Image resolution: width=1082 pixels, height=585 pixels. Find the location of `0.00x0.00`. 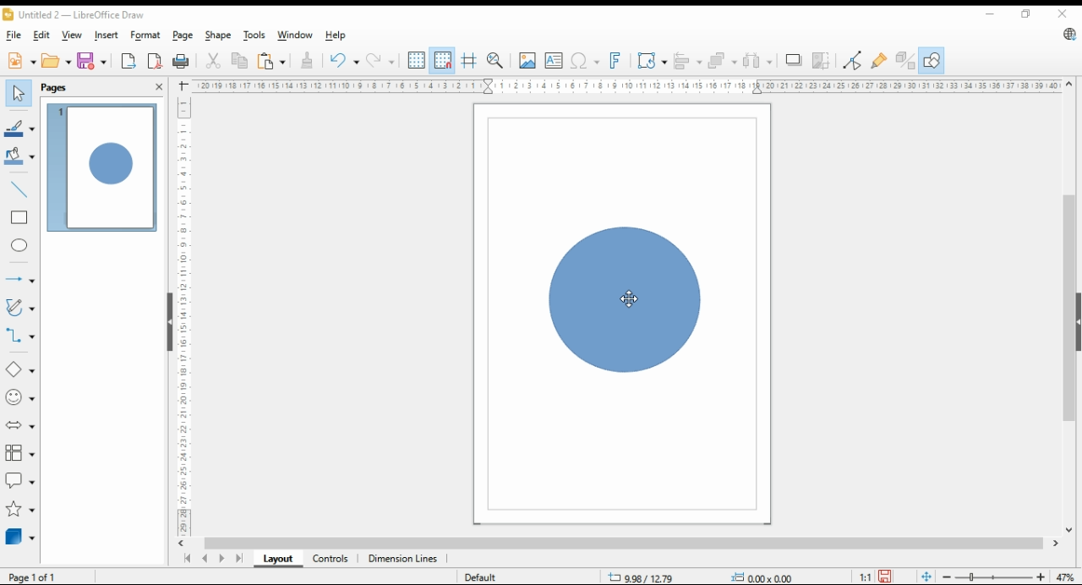

0.00x0.00 is located at coordinates (764, 577).